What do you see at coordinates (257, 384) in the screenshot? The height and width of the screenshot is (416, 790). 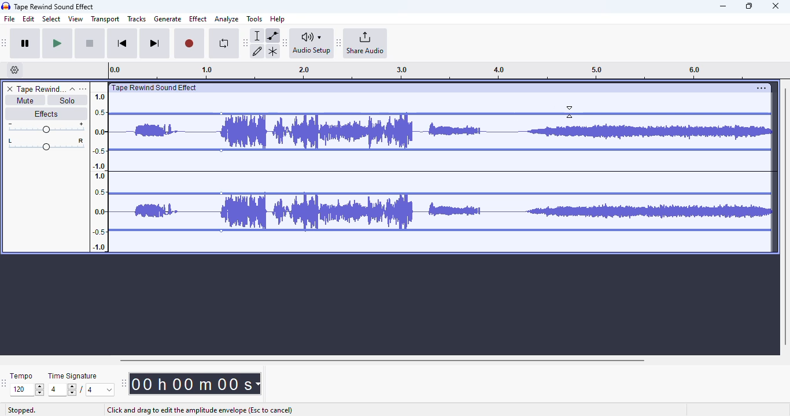 I see `Time measurement options` at bounding box center [257, 384].